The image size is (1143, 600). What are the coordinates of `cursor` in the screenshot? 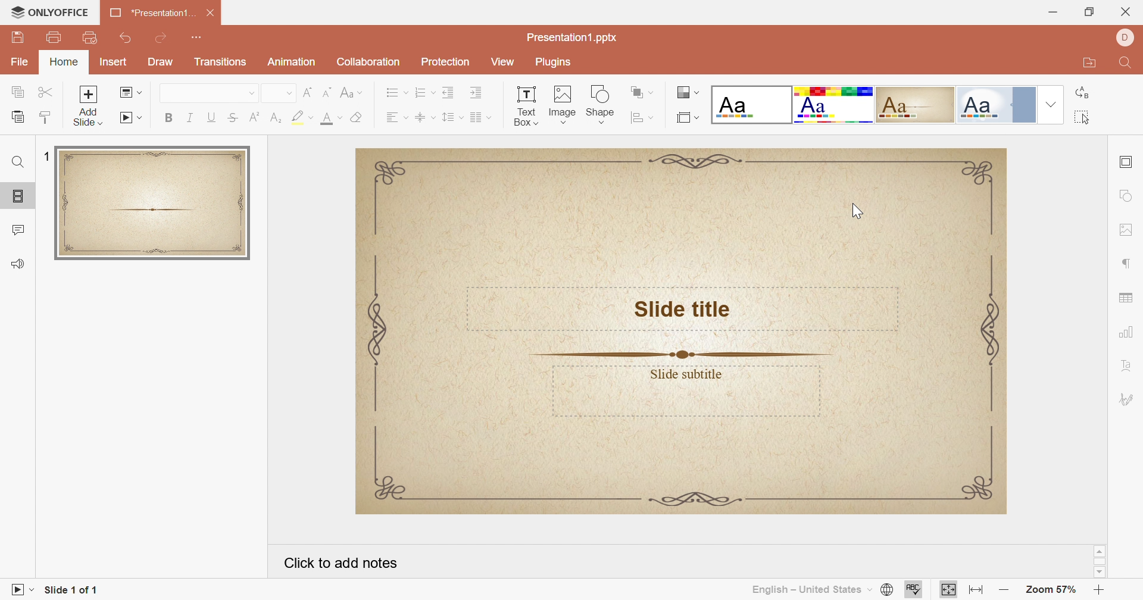 It's located at (858, 210).